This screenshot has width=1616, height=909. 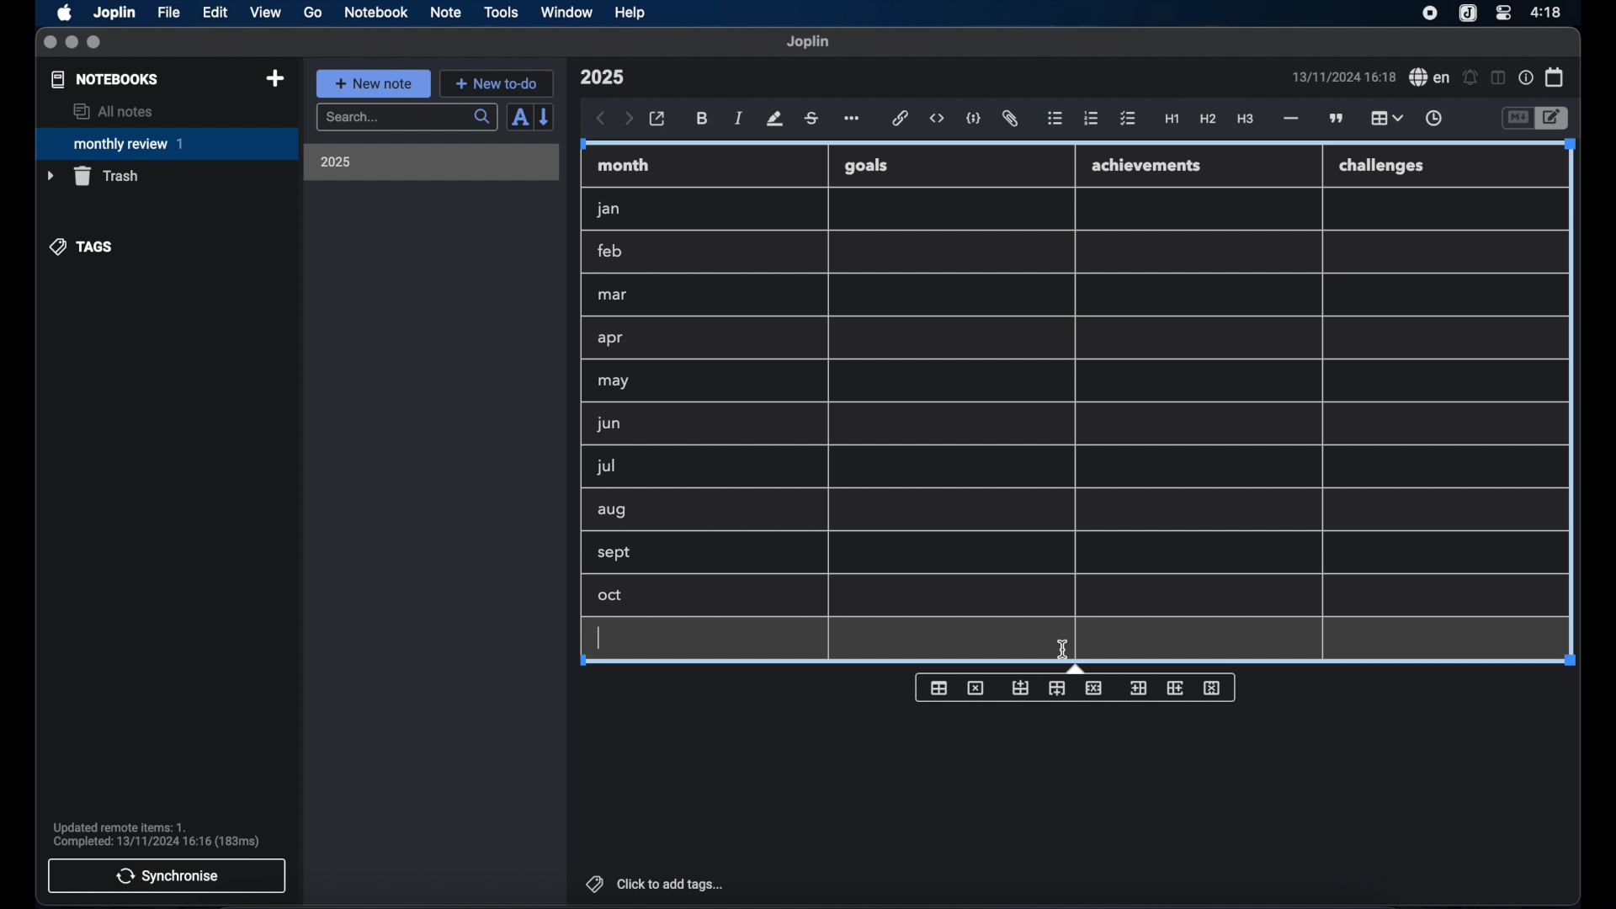 I want to click on apple icon, so click(x=63, y=13).